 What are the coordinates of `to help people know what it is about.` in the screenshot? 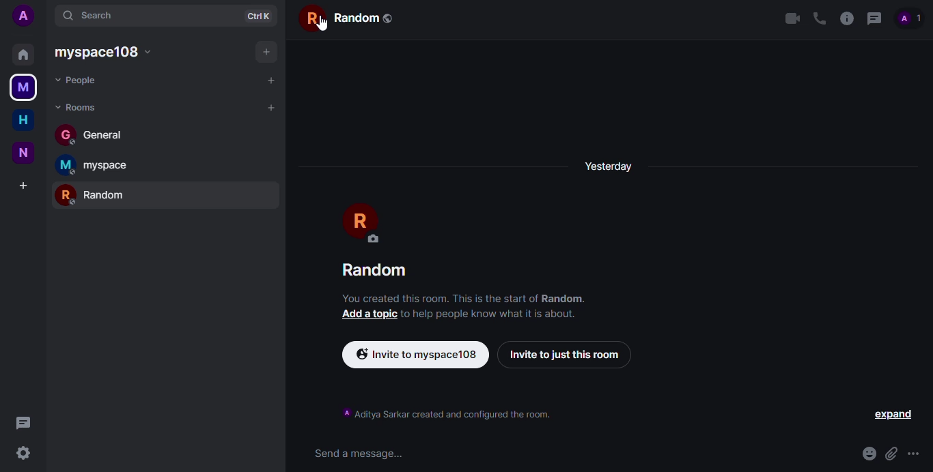 It's located at (490, 313).